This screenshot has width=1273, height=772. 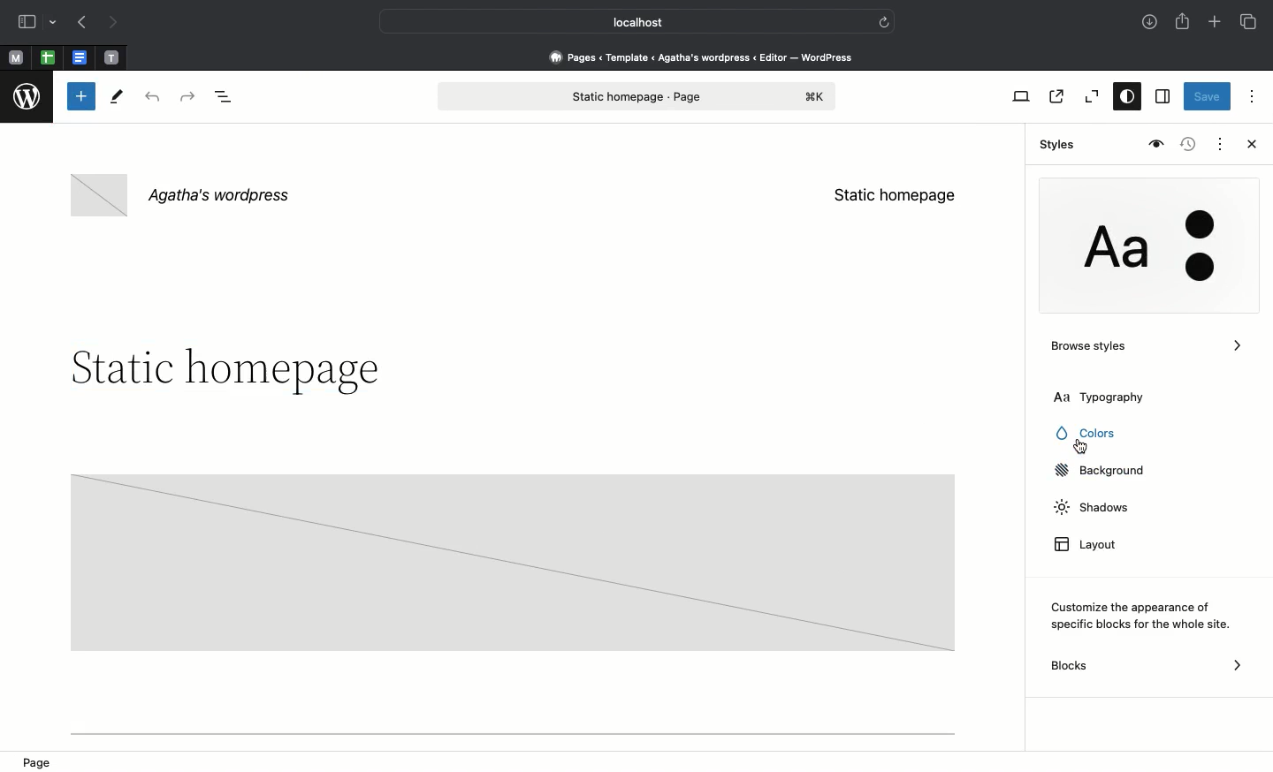 I want to click on Pinned tab, so click(x=48, y=58).